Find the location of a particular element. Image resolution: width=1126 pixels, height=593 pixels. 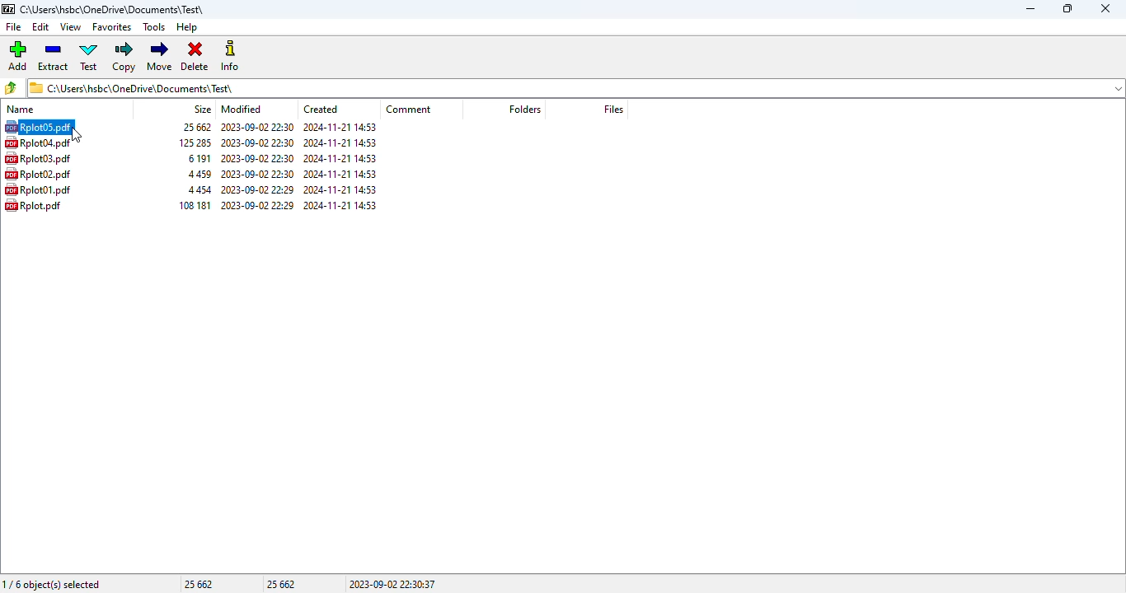

help is located at coordinates (187, 27).